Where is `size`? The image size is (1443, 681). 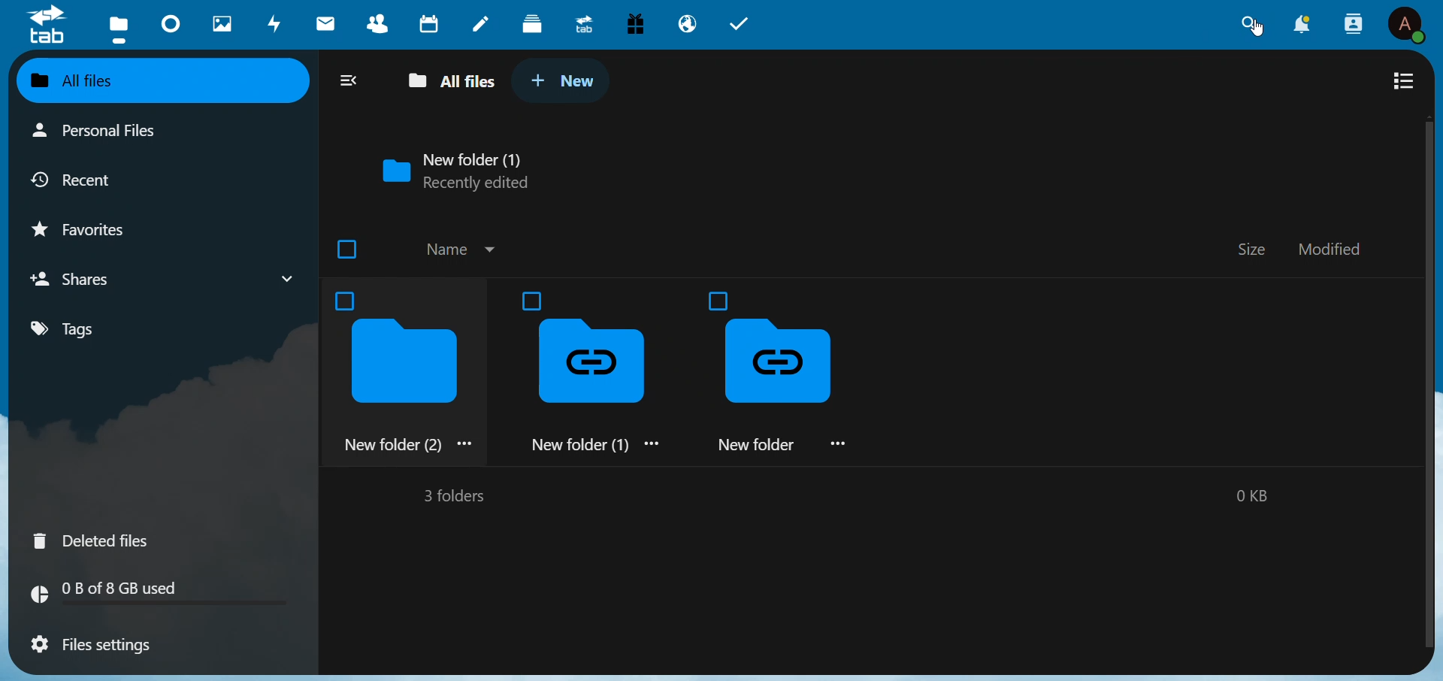
size is located at coordinates (1253, 249).